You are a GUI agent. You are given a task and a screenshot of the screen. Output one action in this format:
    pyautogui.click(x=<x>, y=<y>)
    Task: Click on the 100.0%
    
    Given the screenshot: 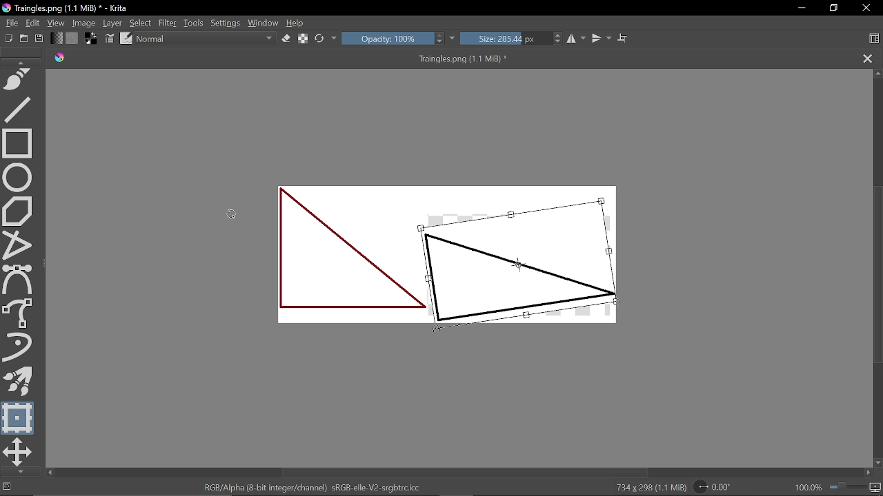 What is the action you would take?
    pyautogui.click(x=838, y=487)
    